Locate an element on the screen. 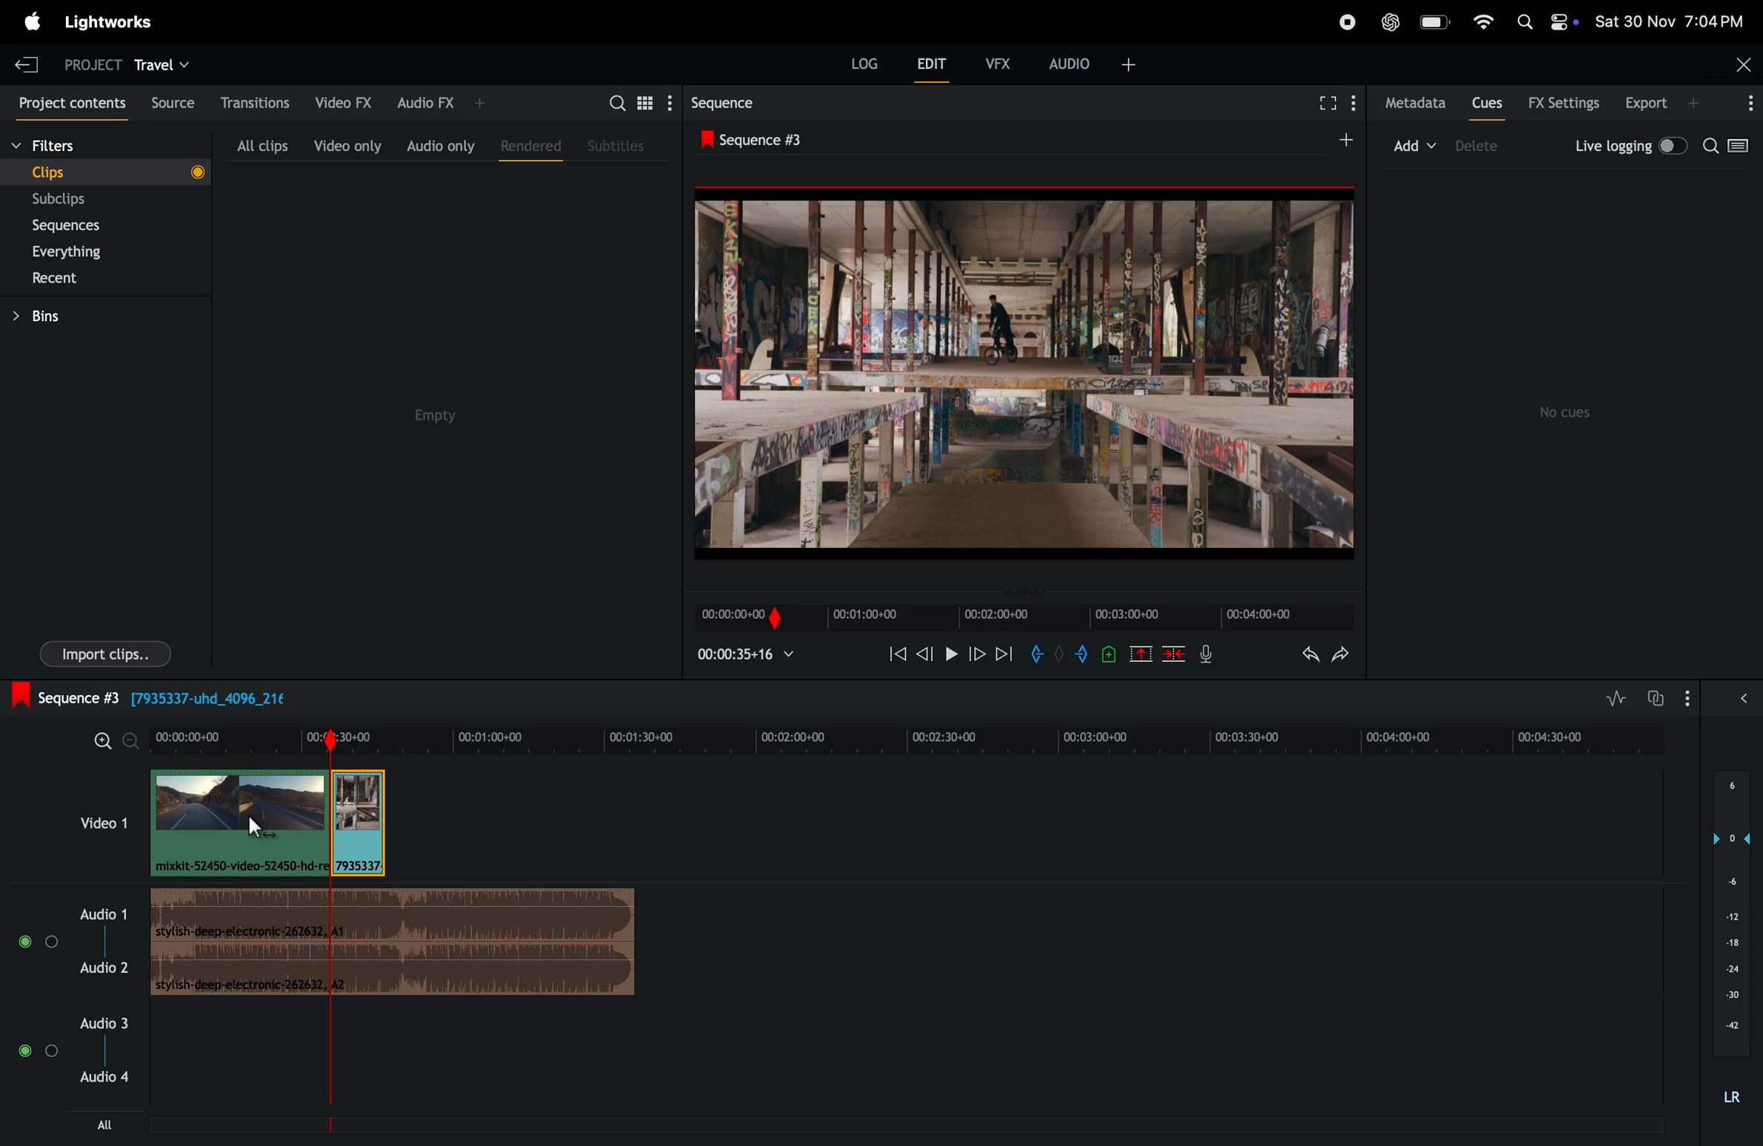 The image size is (1763, 1146). -6 (layers) is located at coordinates (1727, 885).